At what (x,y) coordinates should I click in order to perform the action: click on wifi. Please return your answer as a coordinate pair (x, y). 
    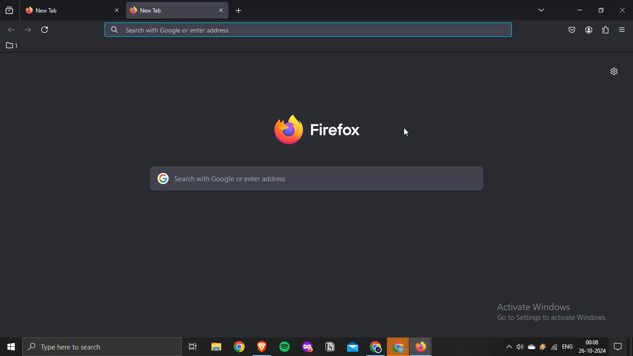
    Looking at the image, I should click on (555, 349).